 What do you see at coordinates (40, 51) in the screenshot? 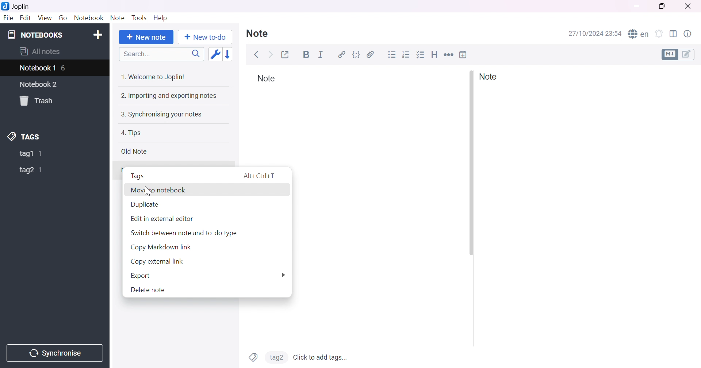
I see `All notes` at bounding box center [40, 51].